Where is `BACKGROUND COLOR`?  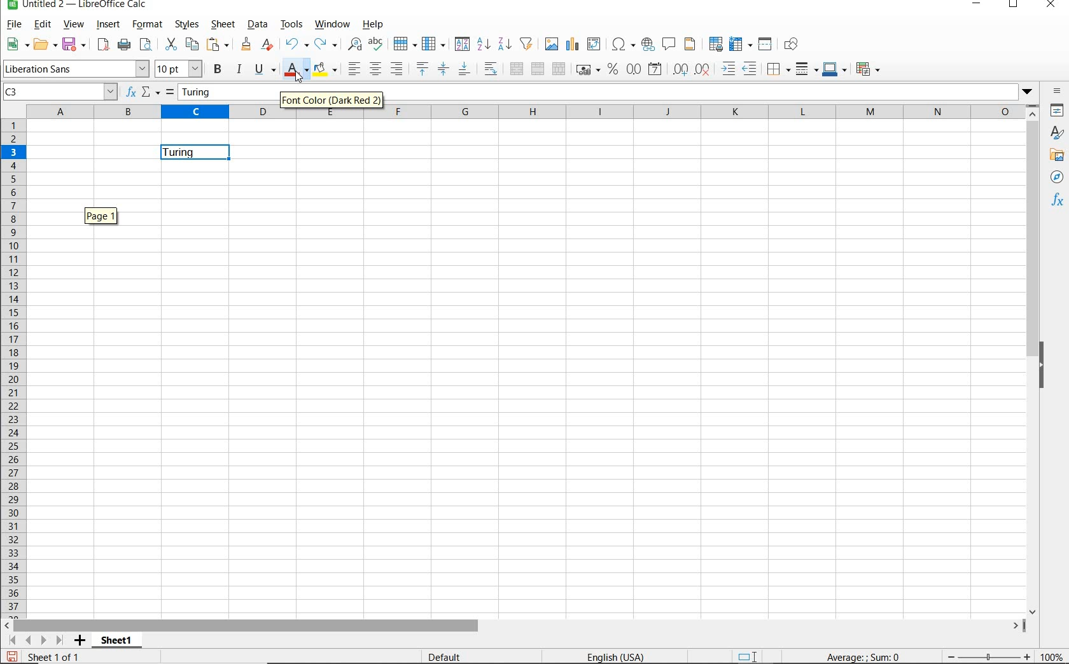
BACKGROUND COLOR is located at coordinates (328, 69).